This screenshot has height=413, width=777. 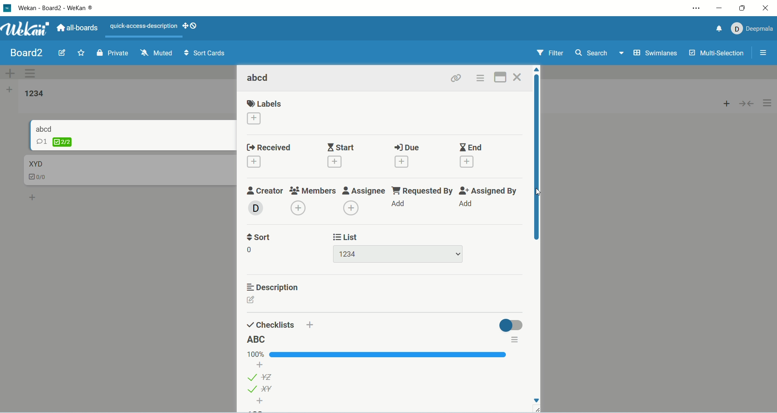 What do you see at coordinates (259, 79) in the screenshot?
I see `card title` at bounding box center [259, 79].